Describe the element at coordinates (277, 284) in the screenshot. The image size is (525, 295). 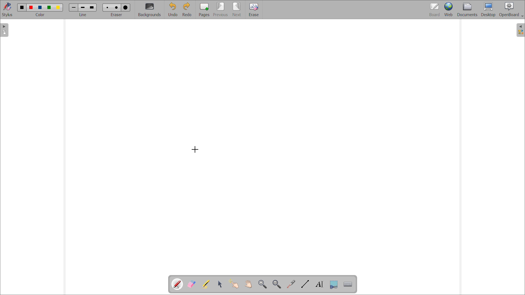
I see `zoom out` at that location.